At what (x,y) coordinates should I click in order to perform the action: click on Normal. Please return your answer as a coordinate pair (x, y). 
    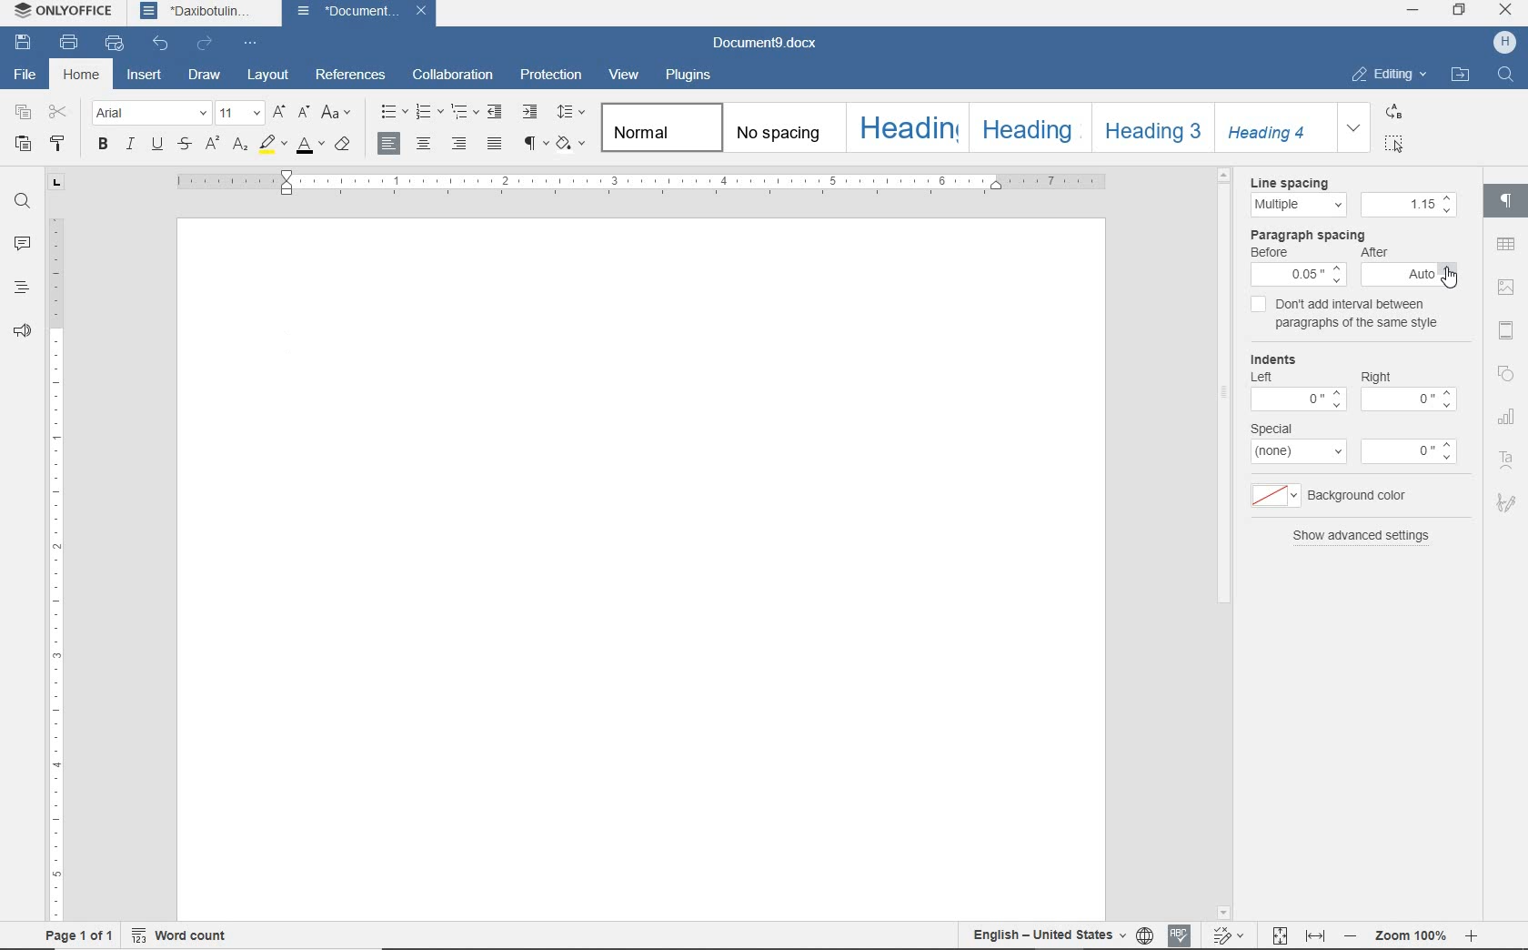
    Looking at the image, I should click on (659, 128).